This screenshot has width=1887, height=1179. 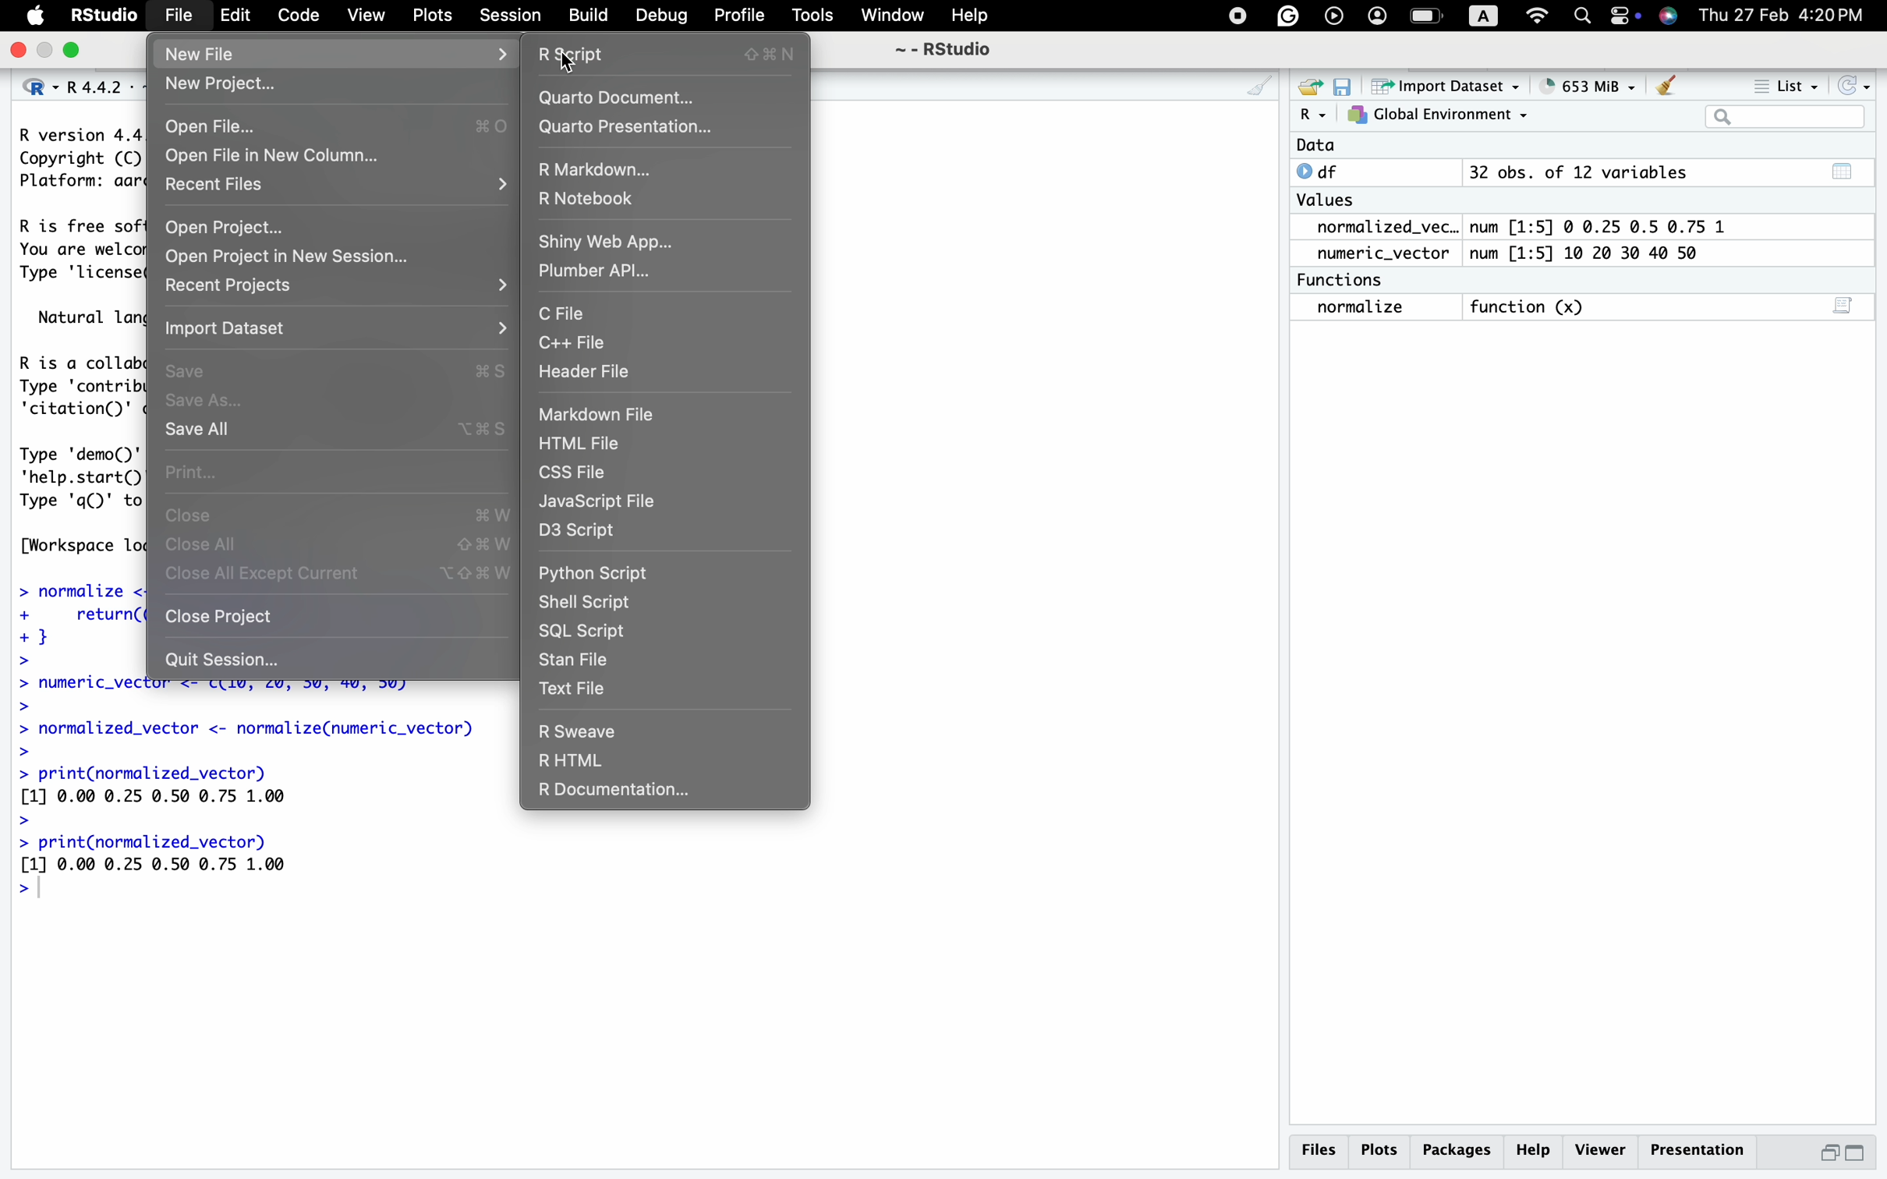 What do you see at coordinates (1317, 1149) in the screenshot?
I see `Files` at bounding box center [1317, 1149].